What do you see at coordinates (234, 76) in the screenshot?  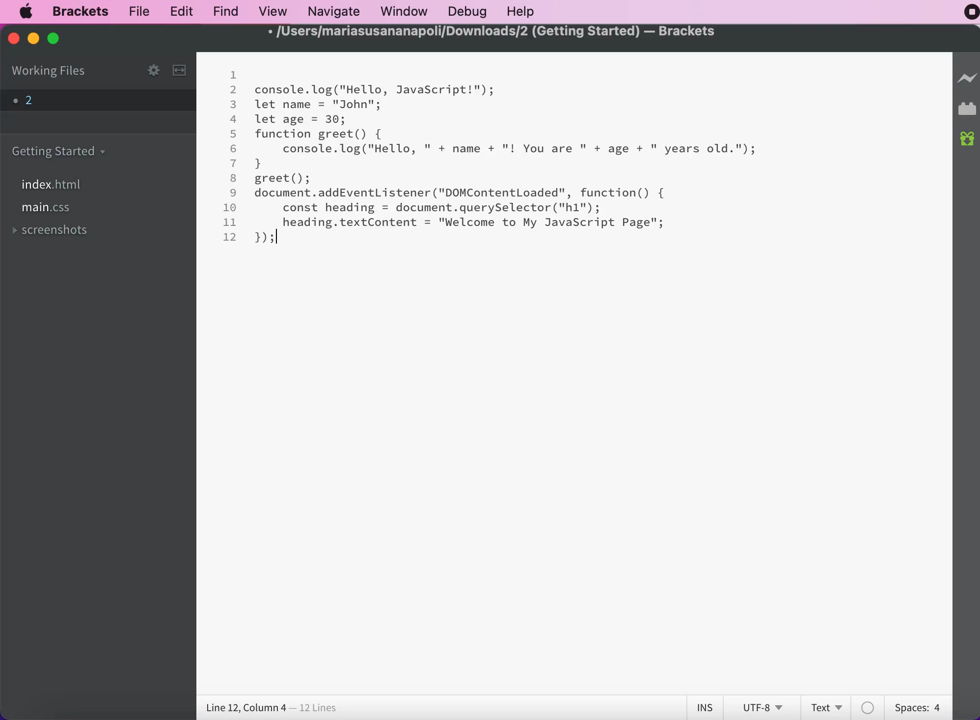 I see `1` at bounding box center [234, 76].